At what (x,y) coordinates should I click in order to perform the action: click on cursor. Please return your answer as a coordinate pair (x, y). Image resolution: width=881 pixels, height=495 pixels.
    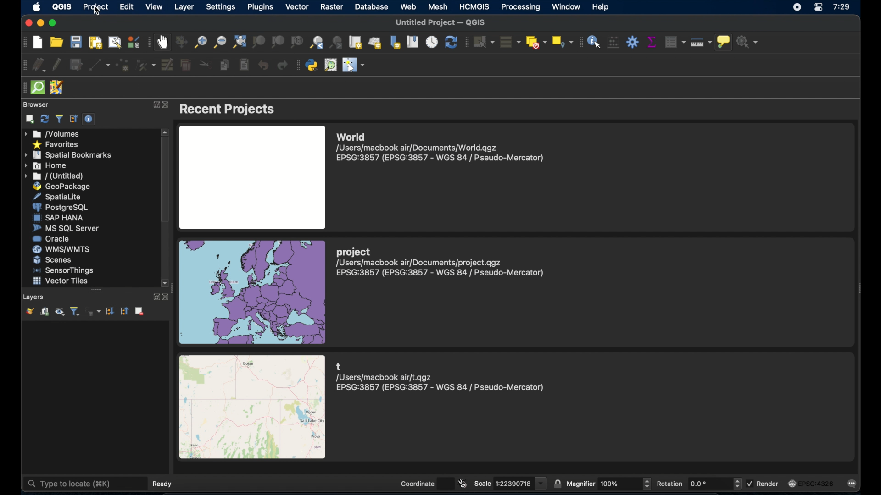
    Looking at the image, I should click on (100, 13).